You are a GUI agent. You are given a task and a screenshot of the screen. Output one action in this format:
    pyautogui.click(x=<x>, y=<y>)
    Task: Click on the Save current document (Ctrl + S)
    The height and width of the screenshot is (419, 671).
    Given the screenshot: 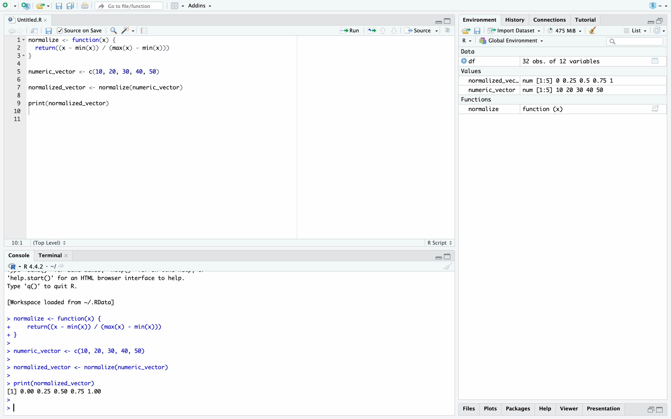 What is the action you would take?
    pyautogui.click(x=58, y=7)
    